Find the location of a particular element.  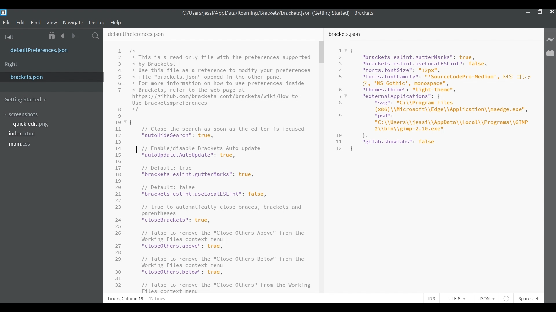

Find In Files is located at coordinates (96, 35).